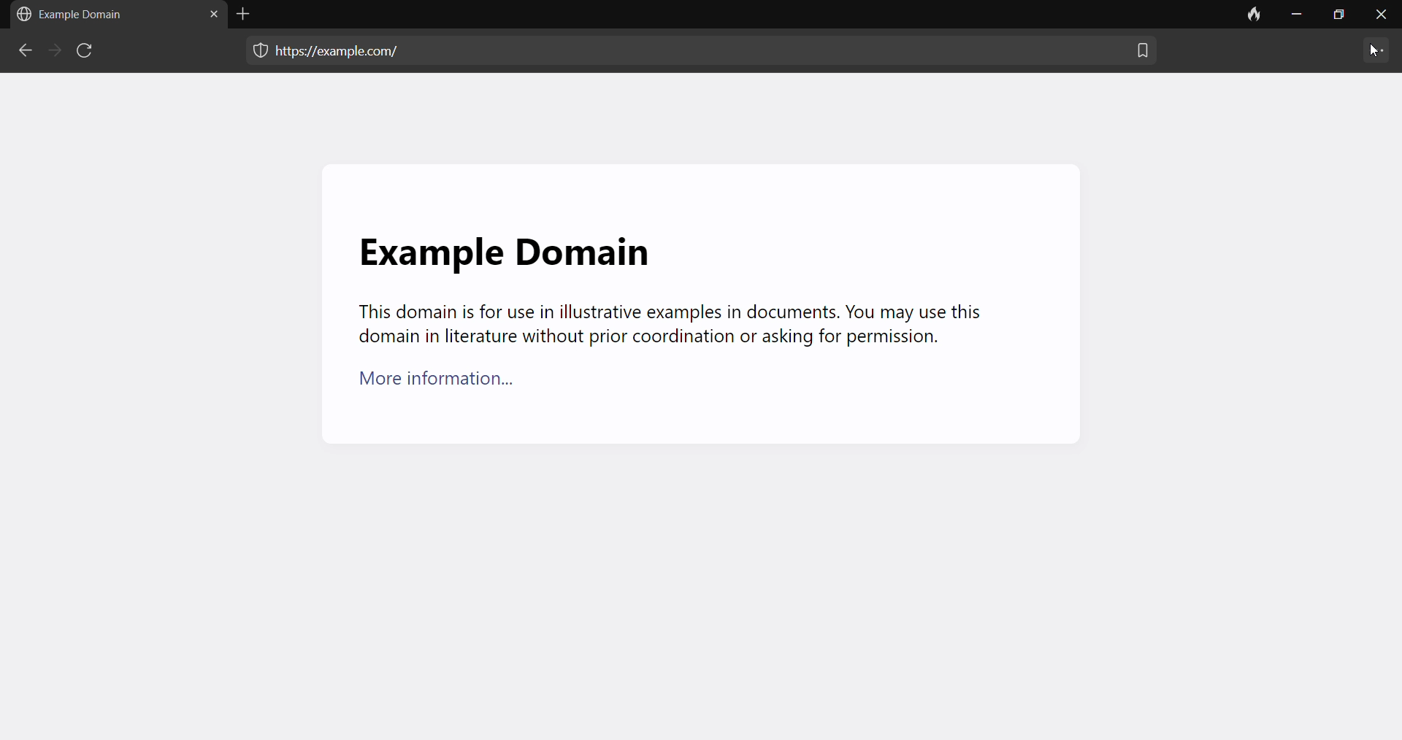 The width and height of the screenshot is (1402, 740). I want to click on reload, so click(88, 53).